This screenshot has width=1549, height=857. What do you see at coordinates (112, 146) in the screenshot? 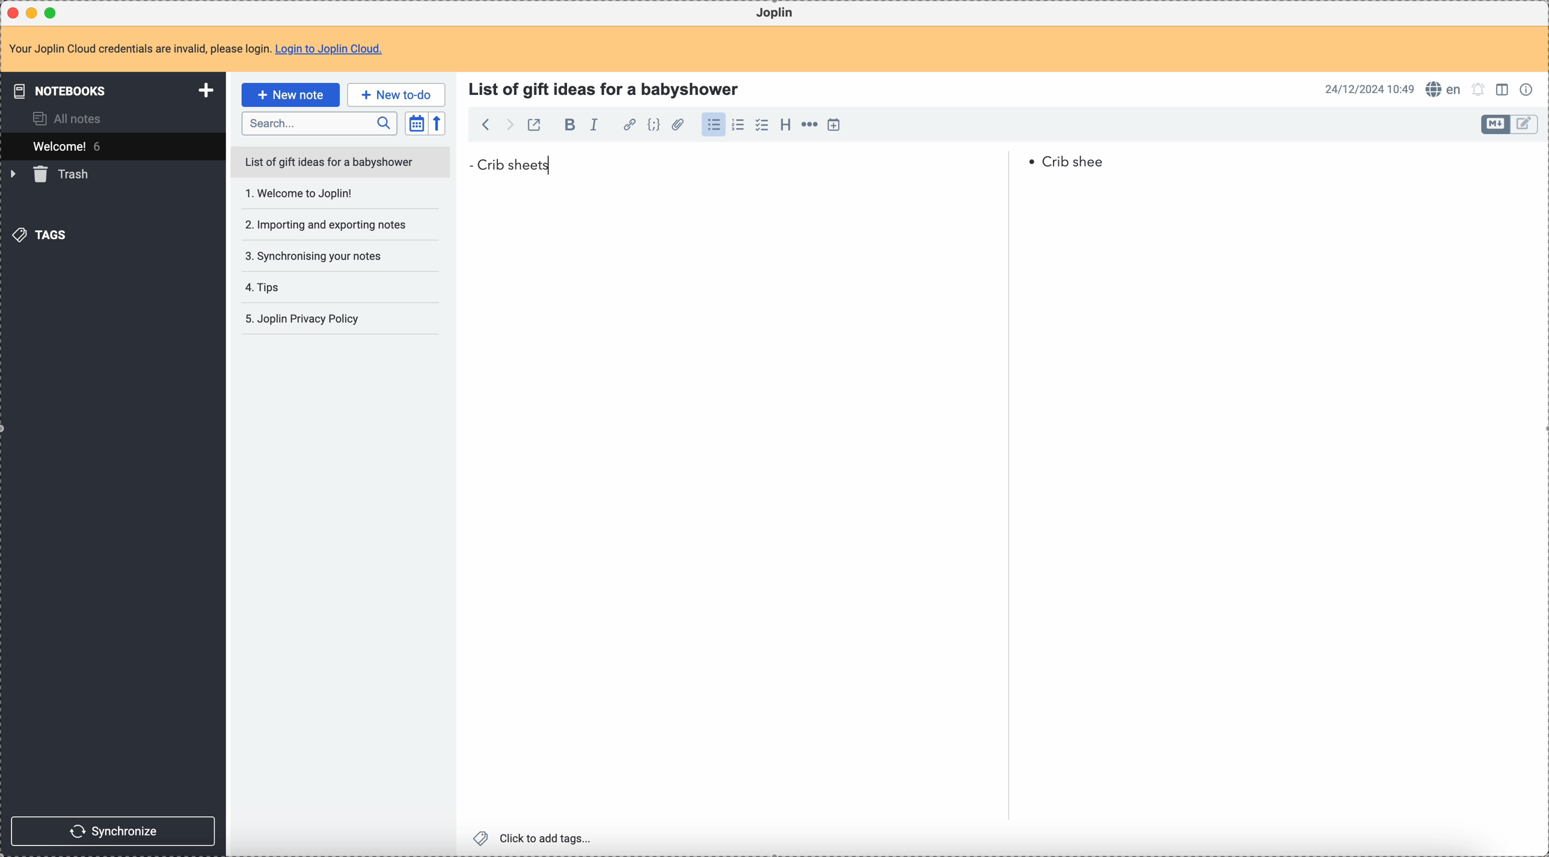
I see `welcome` at bounding box center [112, 146].